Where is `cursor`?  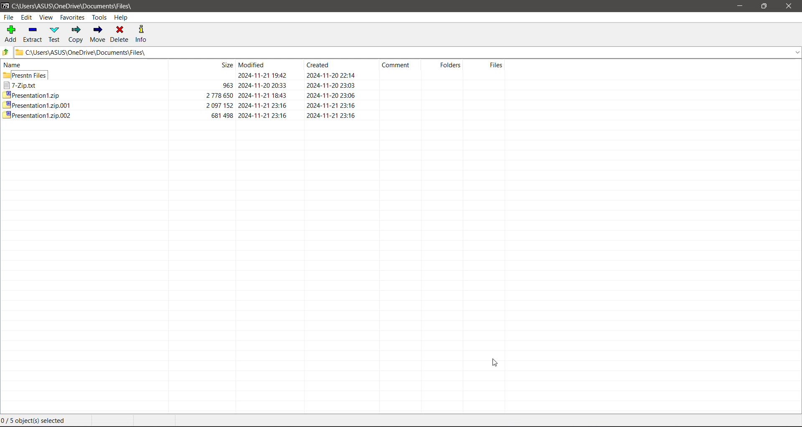
cursor is located at coordinates (488, 362).